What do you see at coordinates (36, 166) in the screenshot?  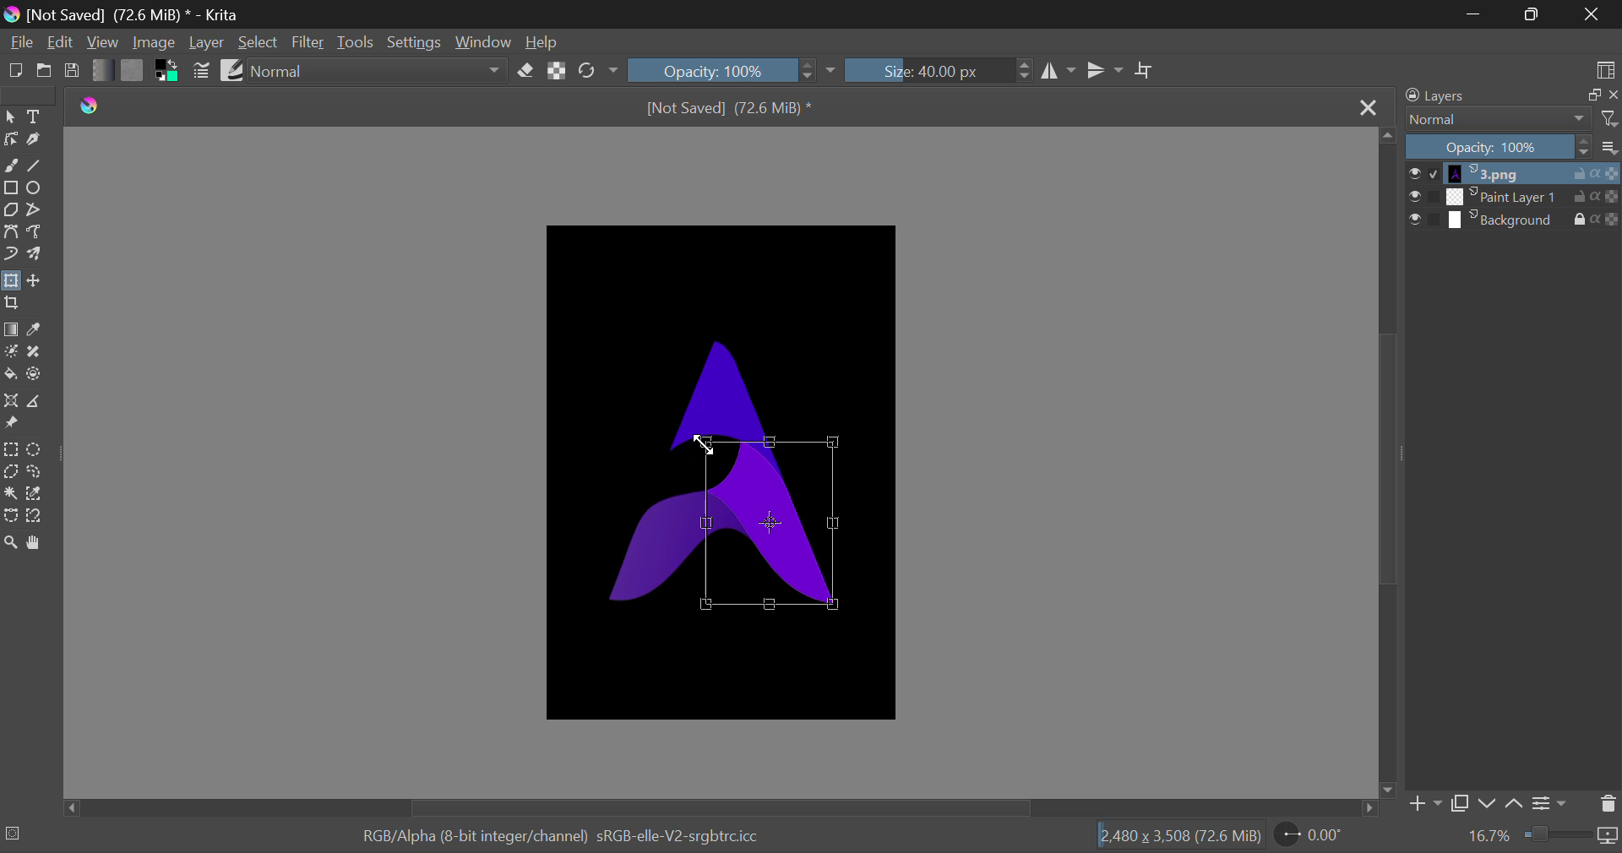 I see `Line` at bounding box center [36, 166].